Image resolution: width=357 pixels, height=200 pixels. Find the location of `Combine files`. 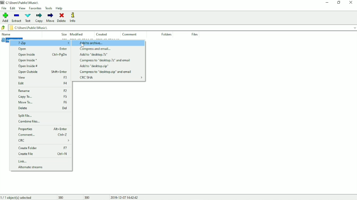

Combine files is located at coordinates (29, 121).